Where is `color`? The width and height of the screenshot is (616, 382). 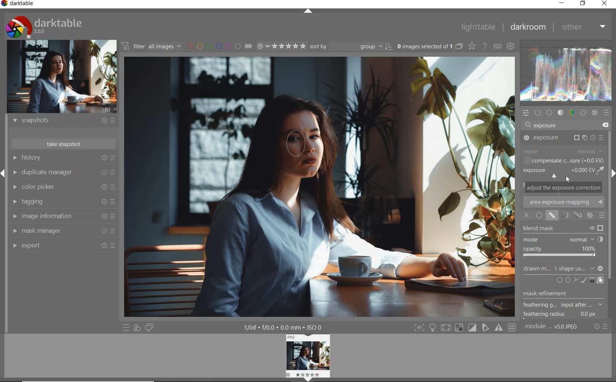
color is located at coordinates (572, 113).